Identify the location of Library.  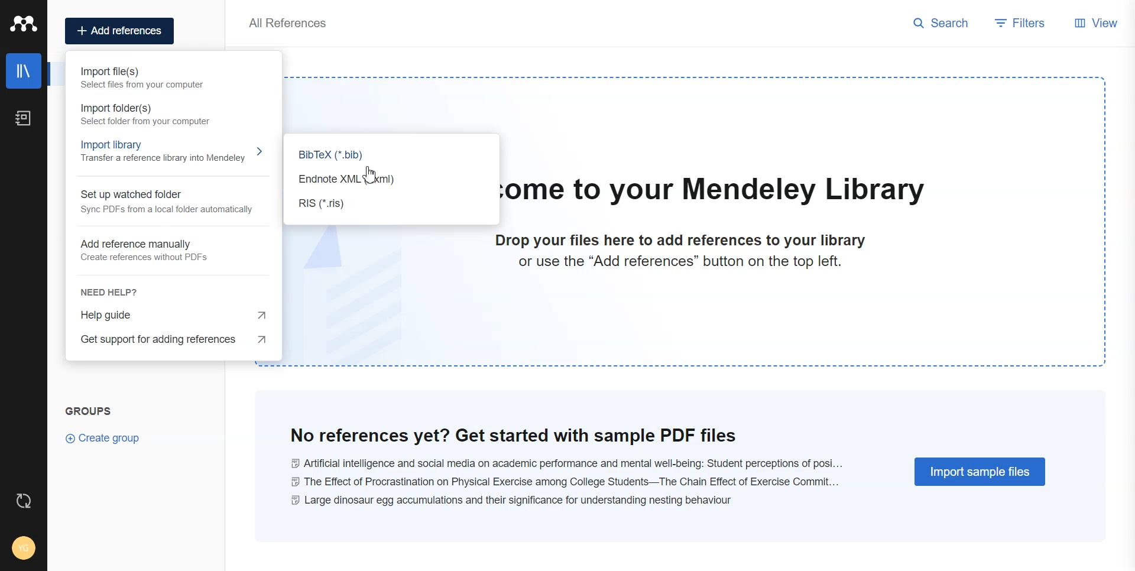
(24, 70).